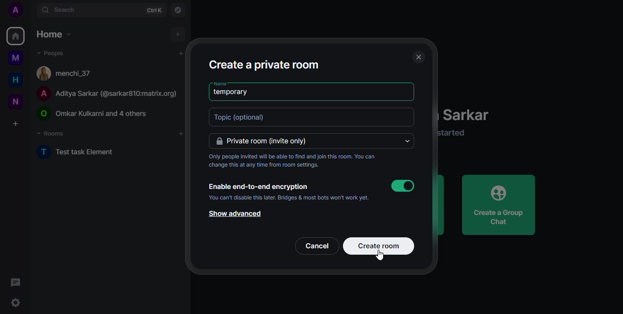 The width and height of the screenshot is (623, 314). What do you see at coordinates (504, 206) in the screenshot?
I see `create a group chat` at bounding box center [504, 206].